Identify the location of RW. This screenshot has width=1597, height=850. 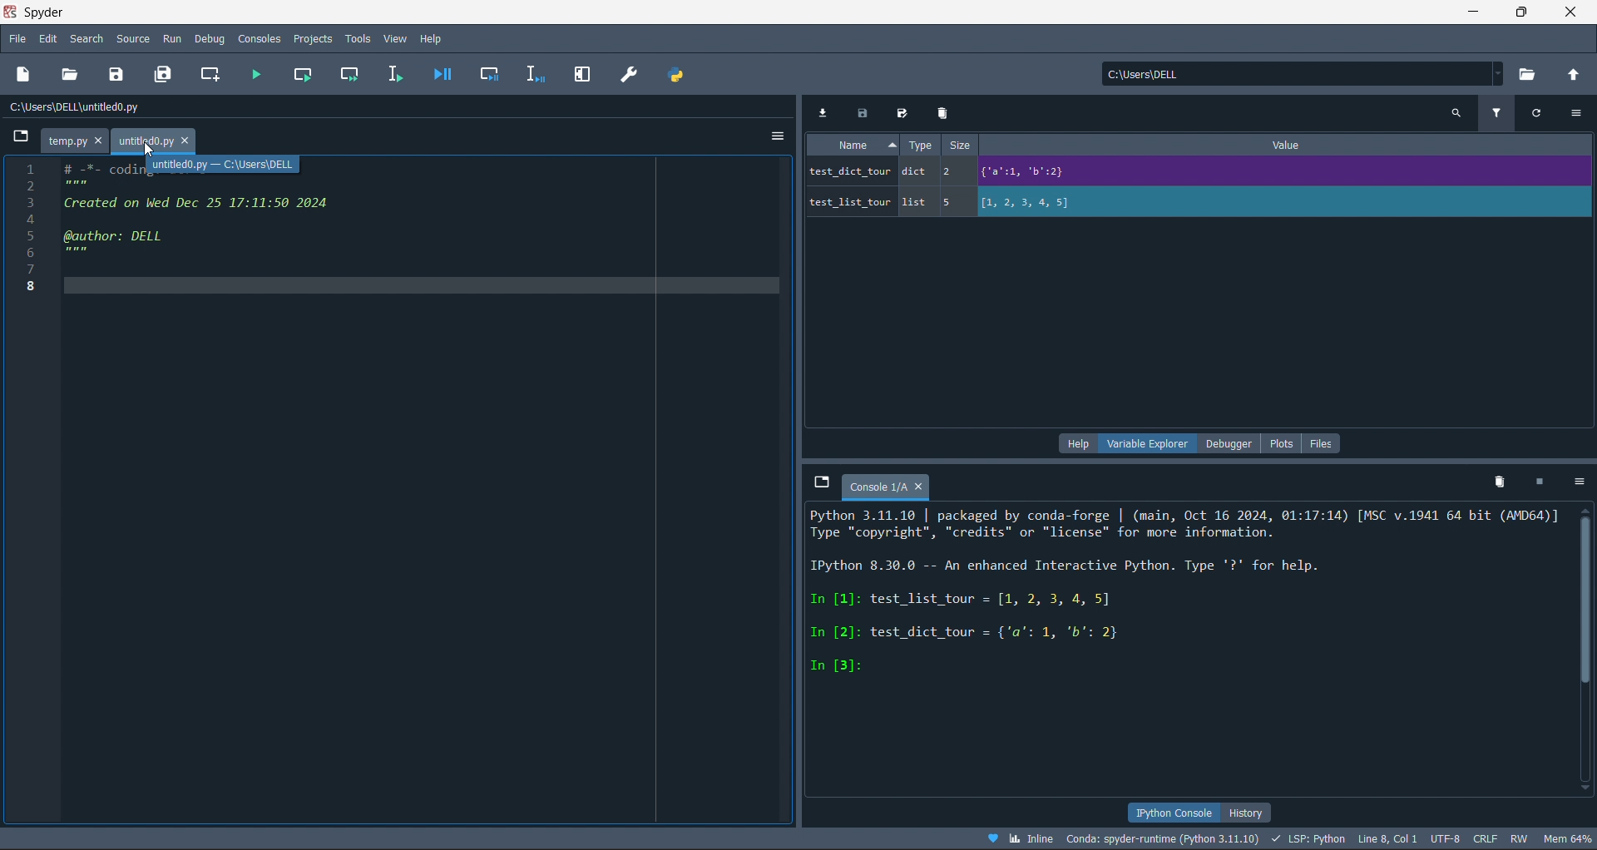
(1520, 838).